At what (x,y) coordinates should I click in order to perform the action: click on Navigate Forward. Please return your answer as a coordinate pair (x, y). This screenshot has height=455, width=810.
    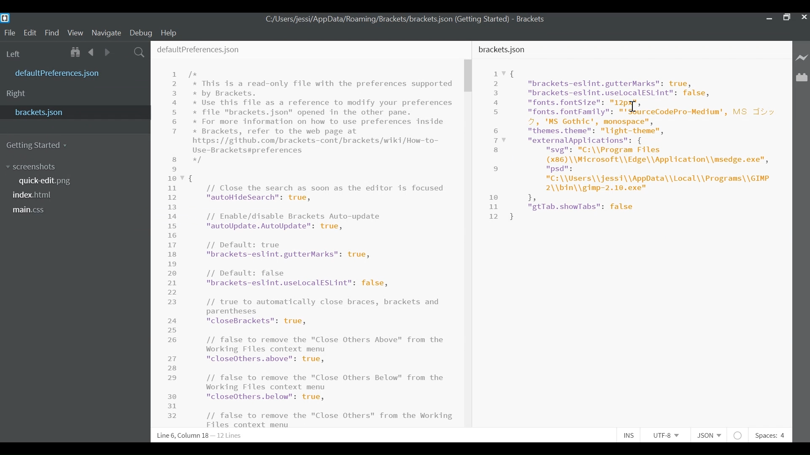
    Looking at the image, I should click on (108, 52).